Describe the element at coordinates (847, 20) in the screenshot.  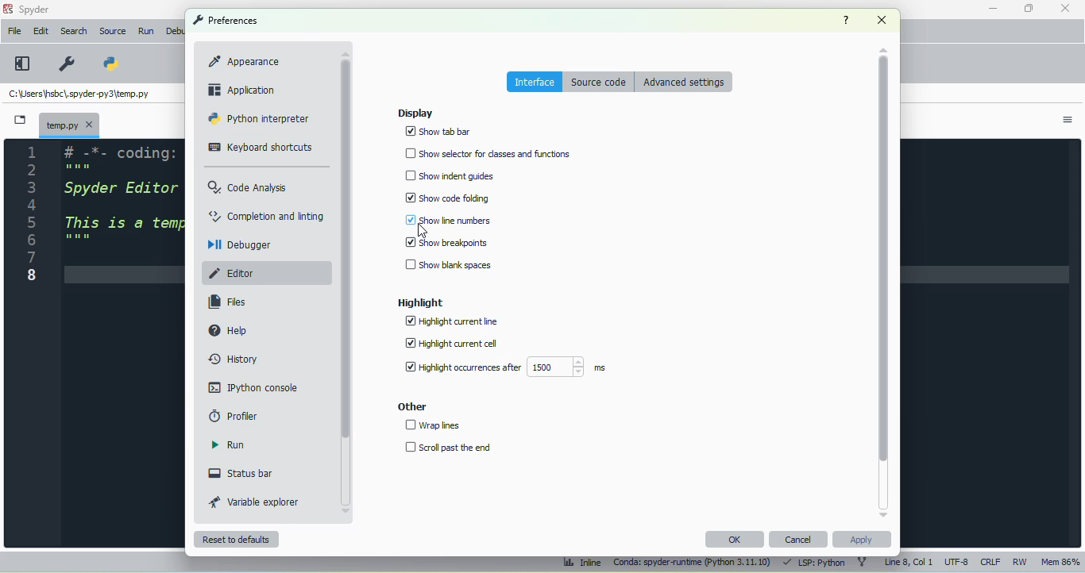
I see `help` at that location.